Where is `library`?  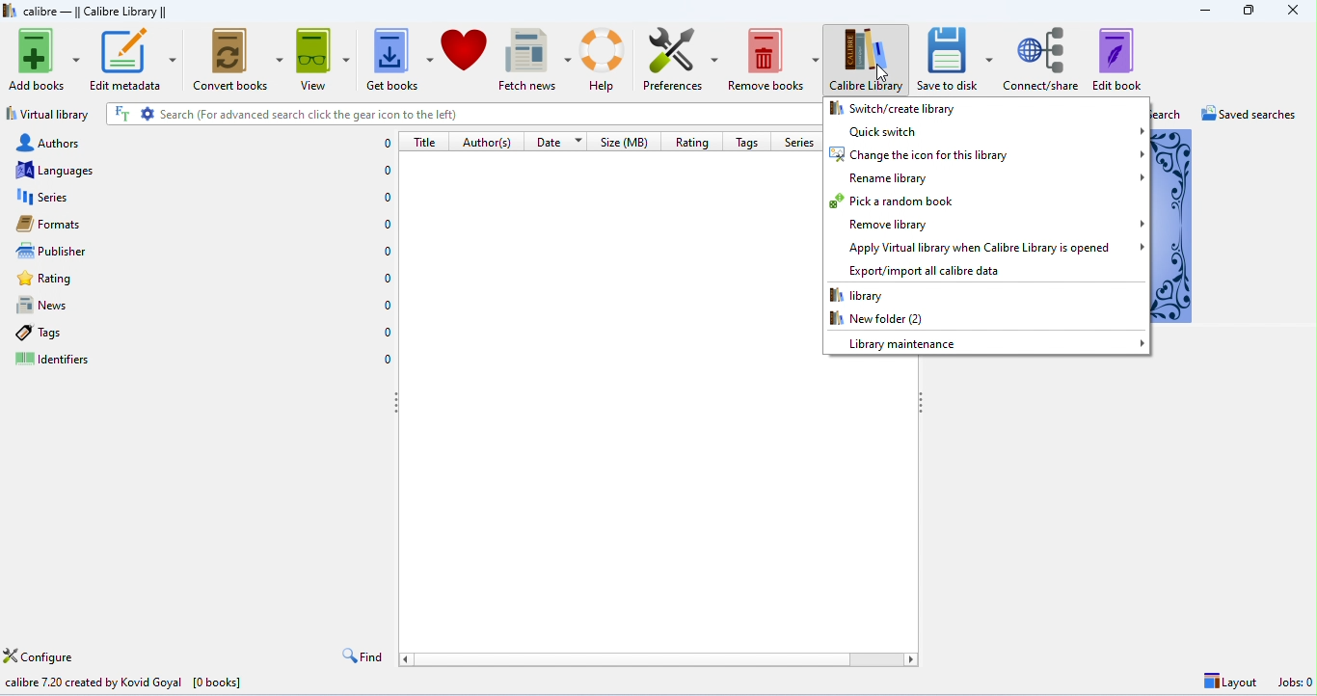 library is located at coordinates (983, 296).